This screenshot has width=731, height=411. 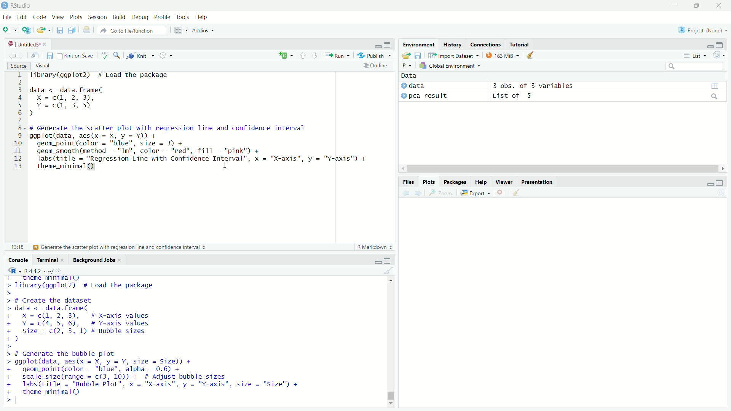 What do you see at coordinates (502, 55) in the screenshot?
I see `163 MiB` at bounding box center [502, 55].